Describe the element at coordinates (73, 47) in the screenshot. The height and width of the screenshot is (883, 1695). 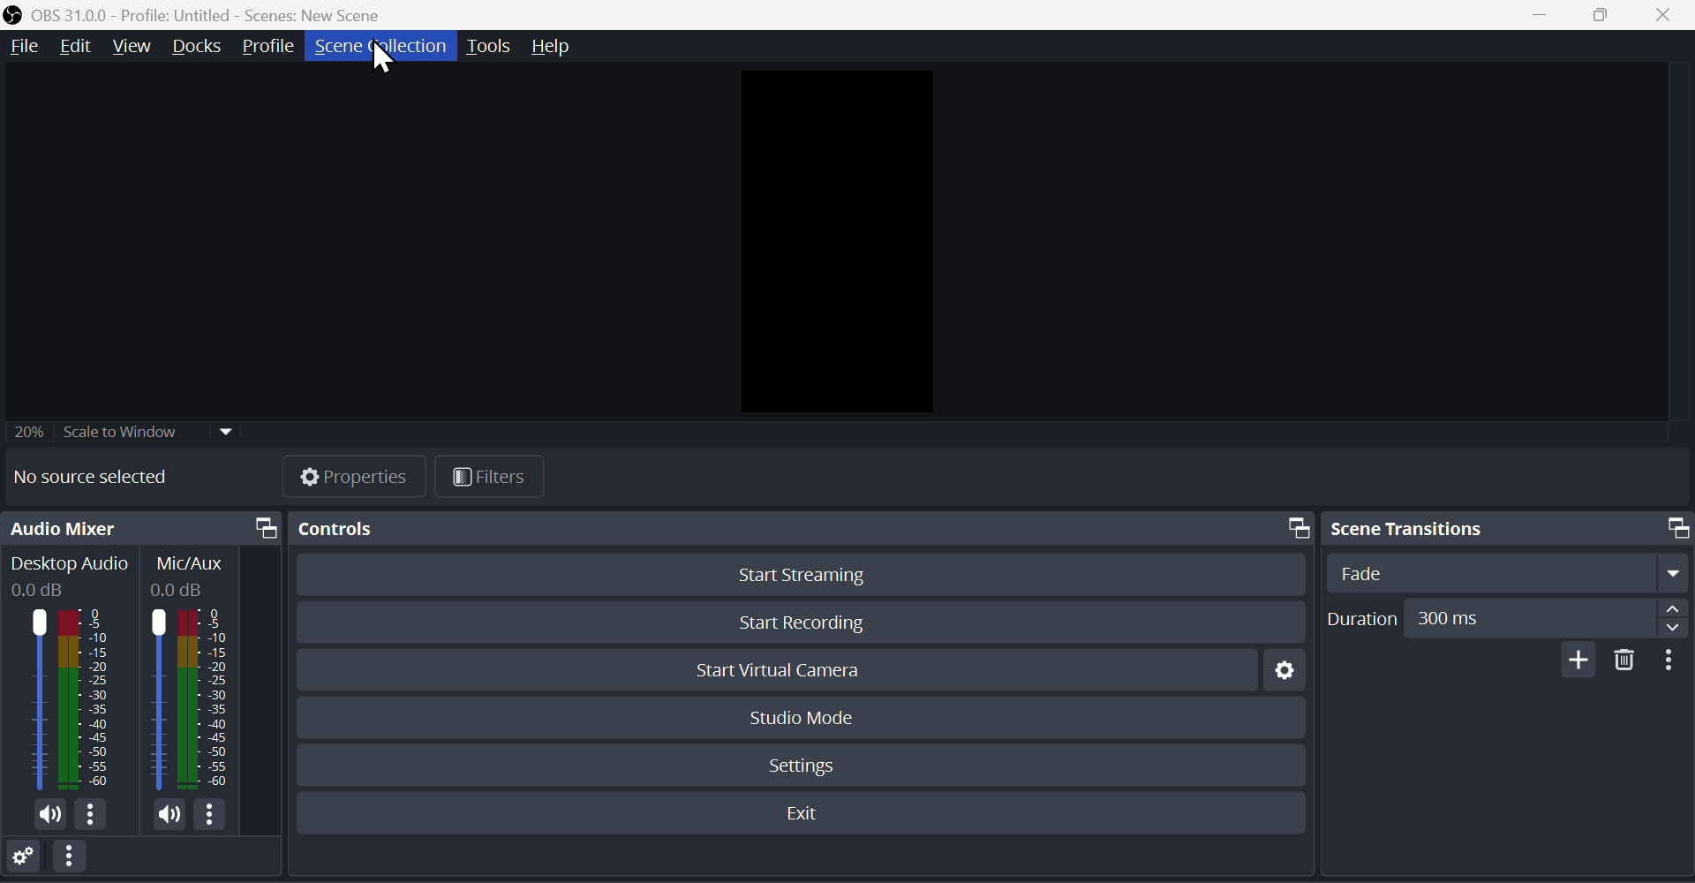
I see `Edit` at that location.